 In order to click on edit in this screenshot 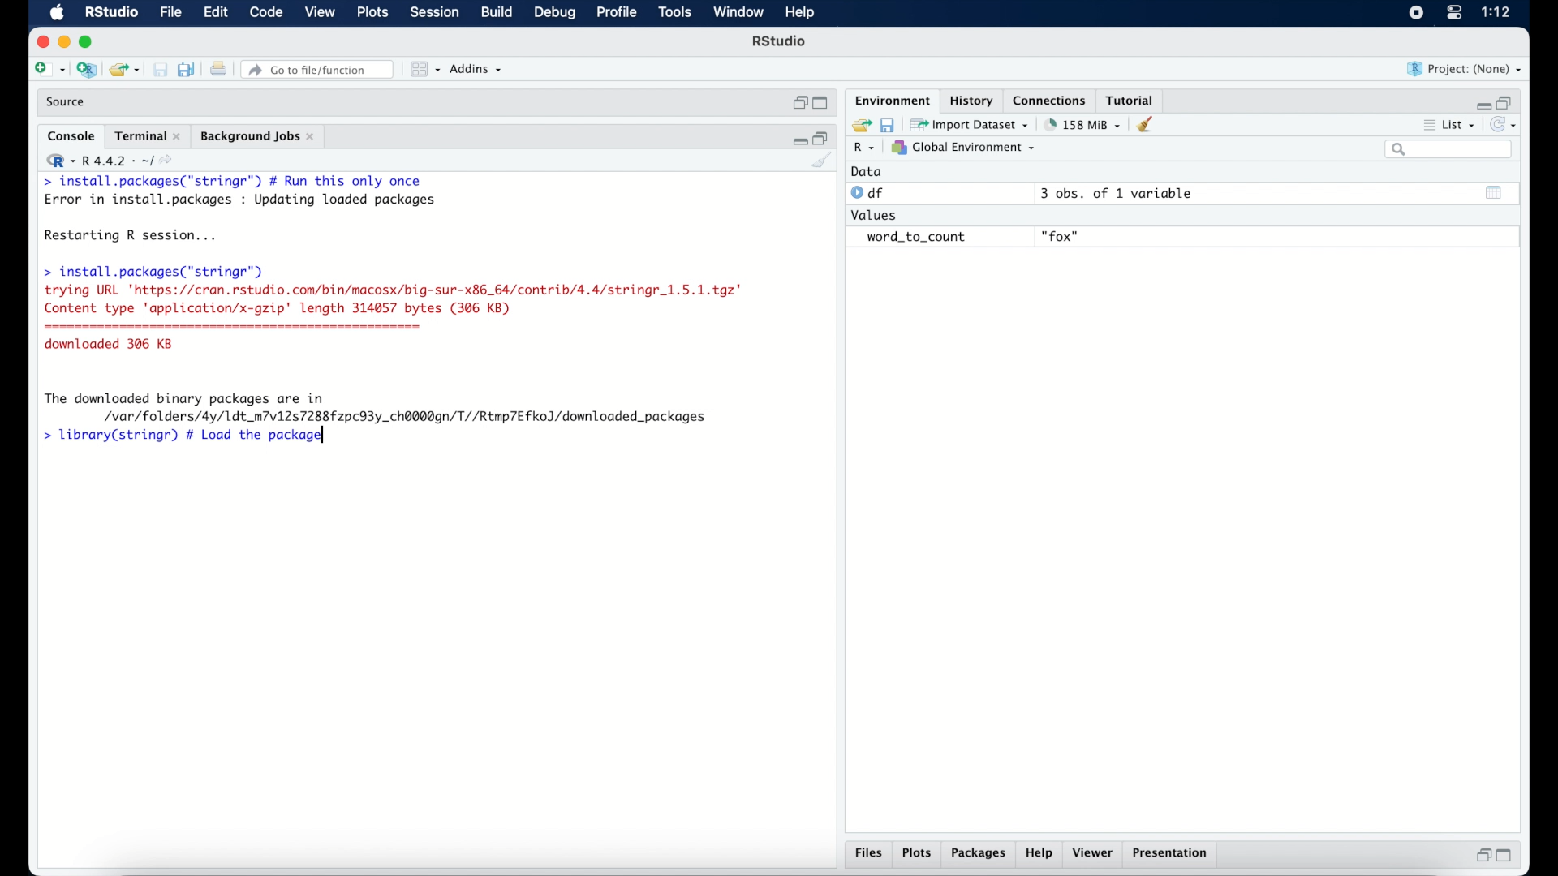, I will do `click(215, 13)`.